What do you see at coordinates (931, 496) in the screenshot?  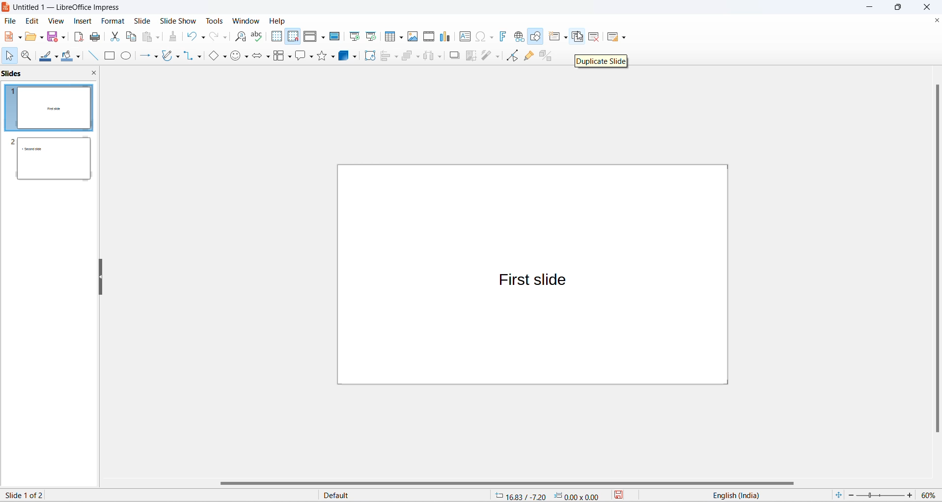 I see `zoom percentage` at bounding box center [931, 496].